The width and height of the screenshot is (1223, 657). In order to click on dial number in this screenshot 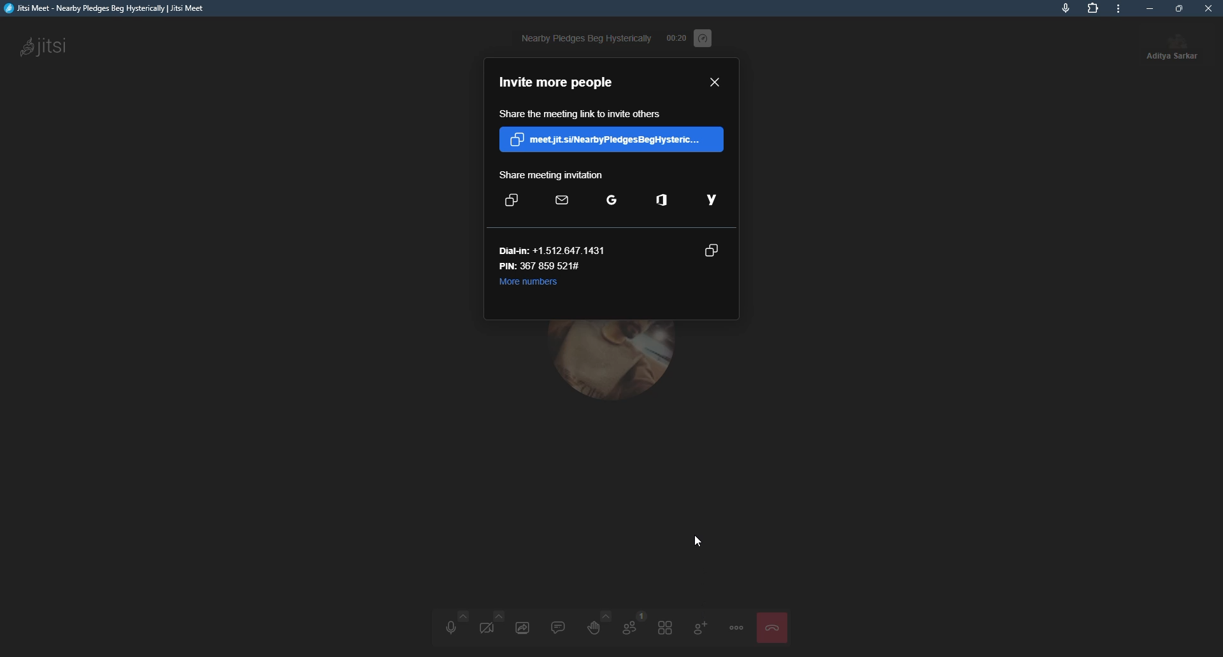, I will do `click(552, 249)`.